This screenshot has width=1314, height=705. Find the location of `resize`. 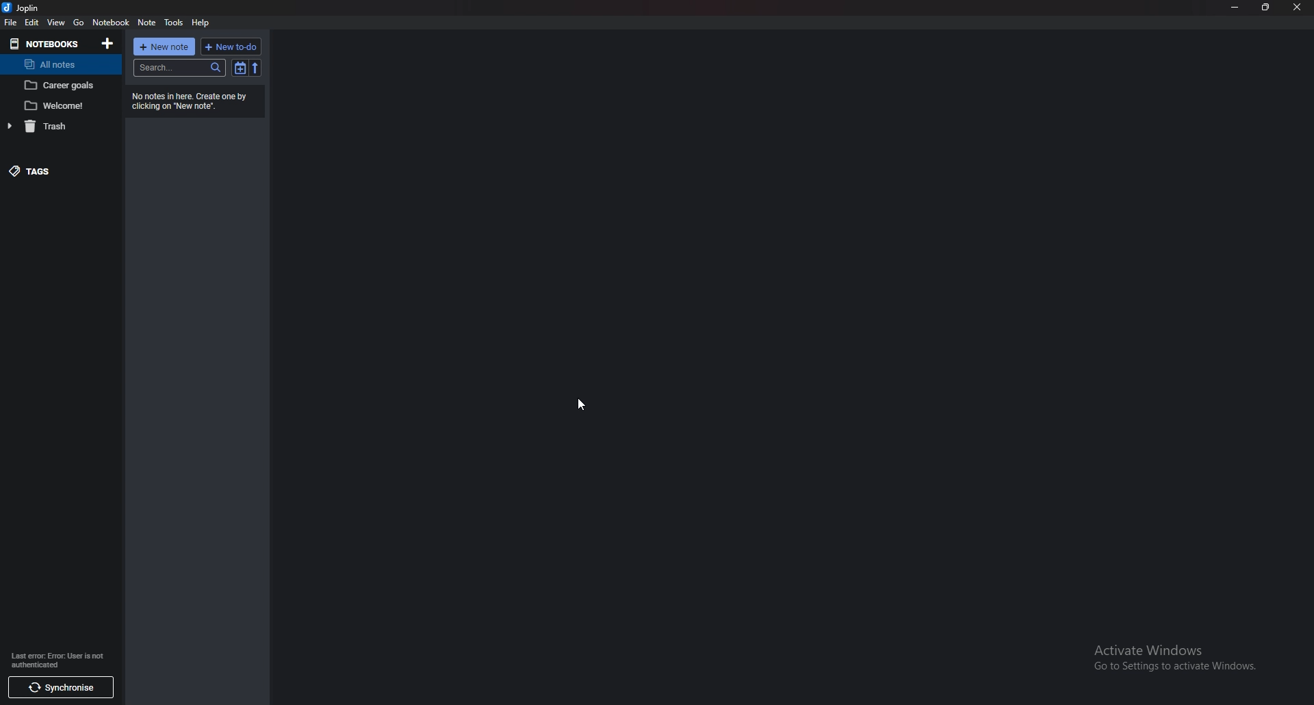

resize is located at coordinates (1264, 7).